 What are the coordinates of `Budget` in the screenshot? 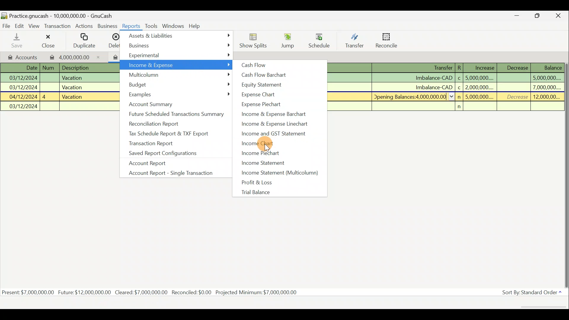 It's located at (178, 84).